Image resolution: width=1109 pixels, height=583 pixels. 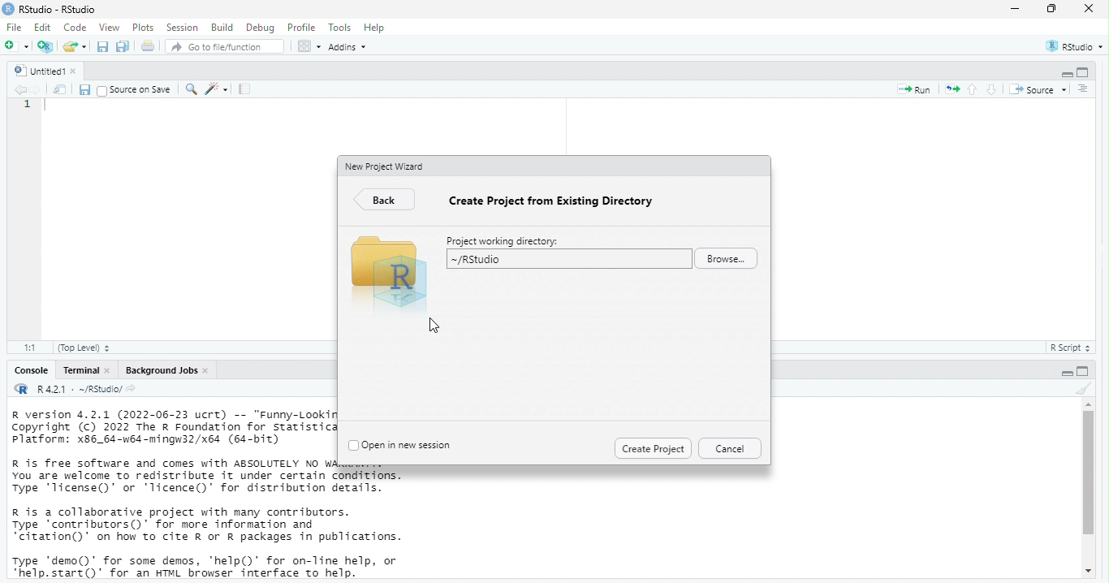 I want to click on Background jobs, so click(x=159, y=370).